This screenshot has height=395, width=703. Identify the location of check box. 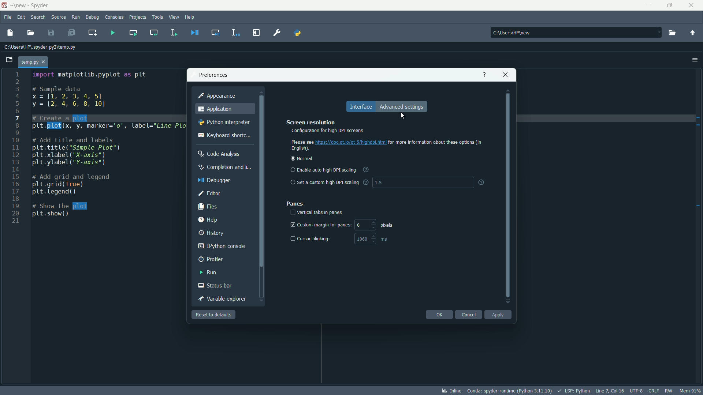
(291, 225).